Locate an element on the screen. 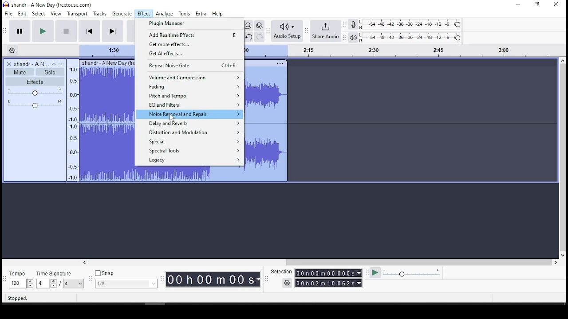  play is located at coordinates (43, 31).